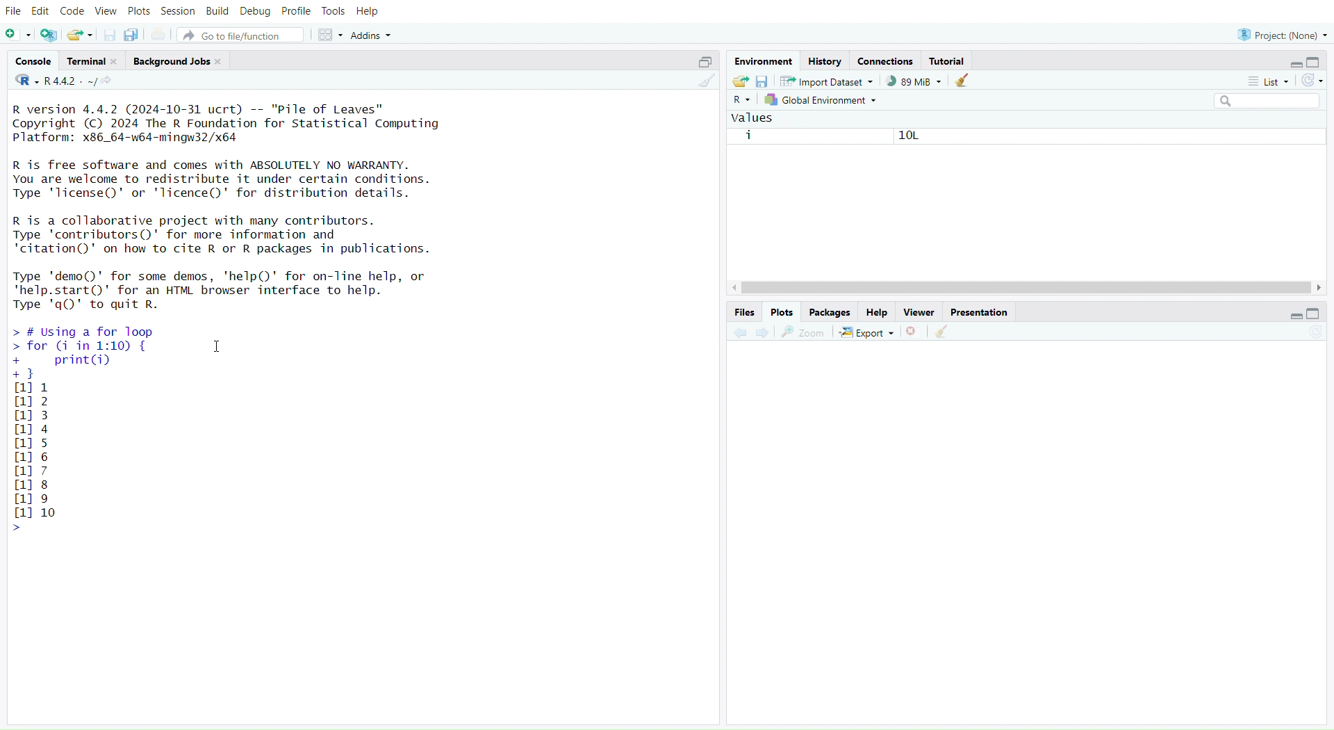 This screenshot has height=730, width=1334. What do you see at coordinates (741, 333) in the screenshot?
I see `backward` at bounding box center [741, 333].